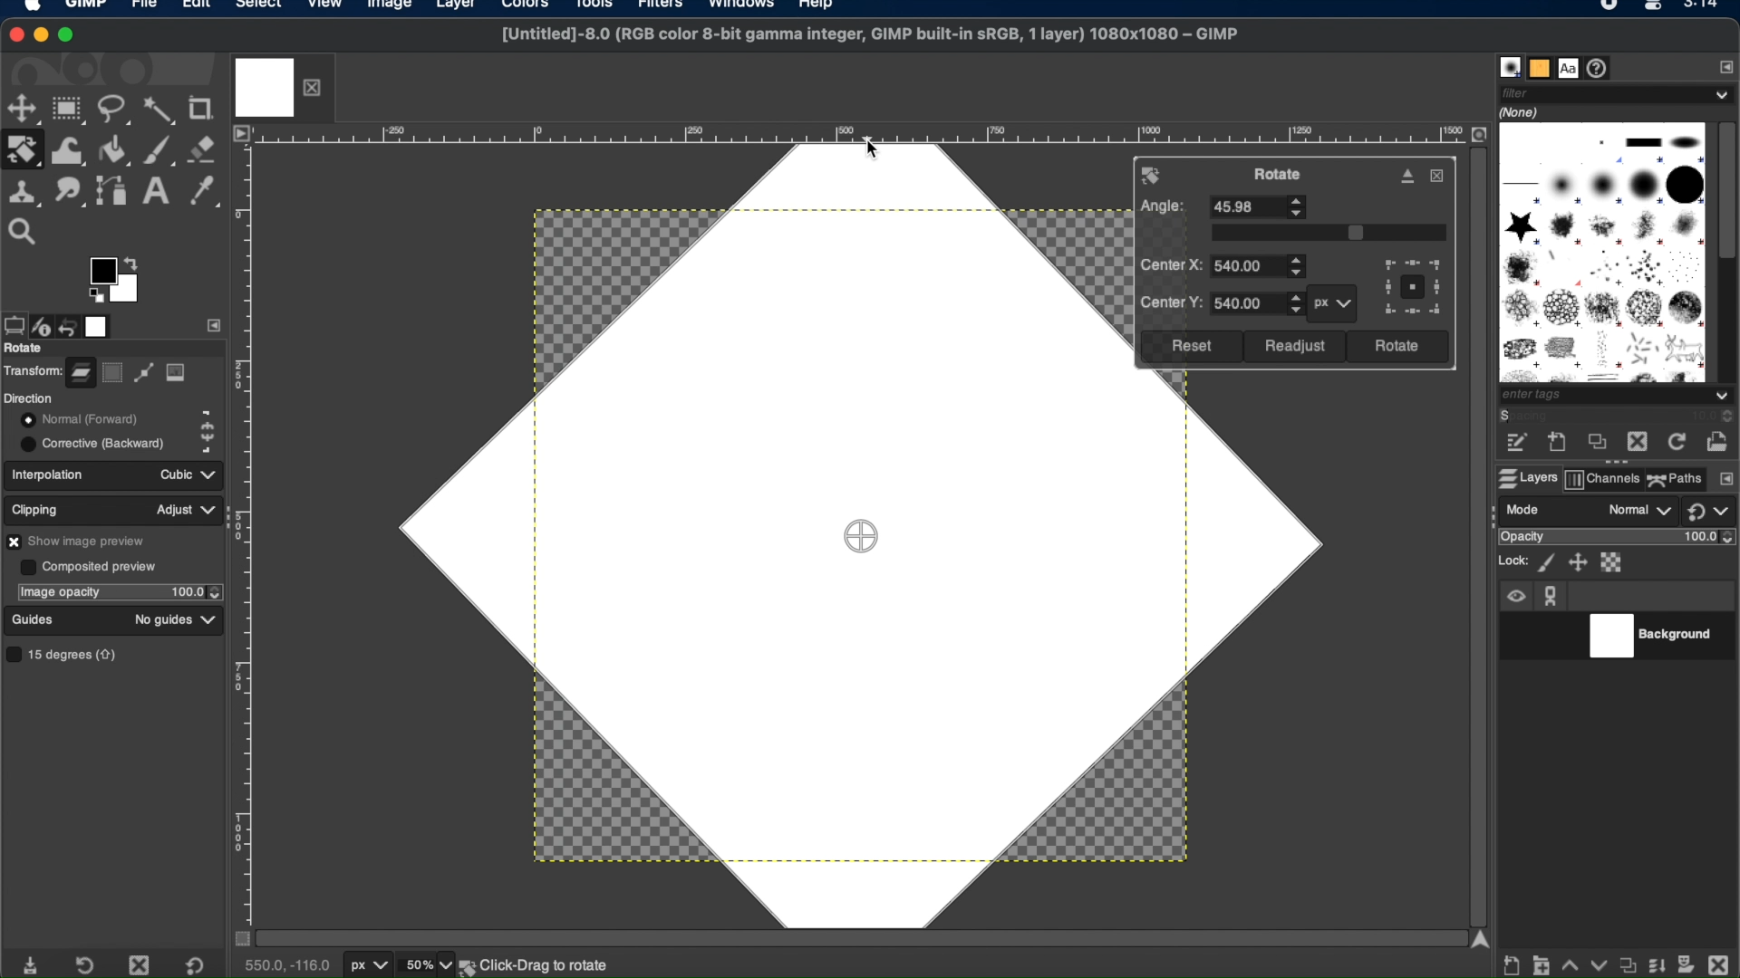 The height and width of the screenshot is (978, 1740). I want to click on scroll bar, so click(855, 936).